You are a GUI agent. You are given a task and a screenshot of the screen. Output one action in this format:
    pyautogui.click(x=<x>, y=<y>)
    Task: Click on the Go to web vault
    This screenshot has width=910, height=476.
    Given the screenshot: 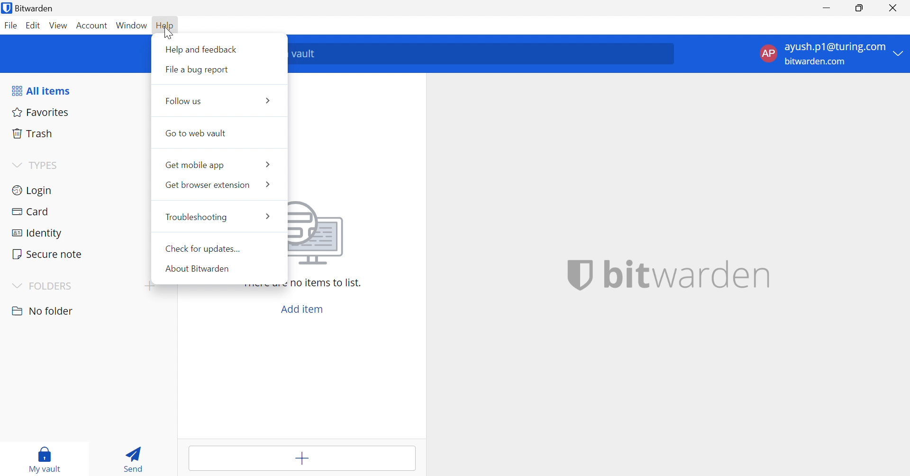 What is the action you would take?
    pyautogui.click(x=218, y=133)
    